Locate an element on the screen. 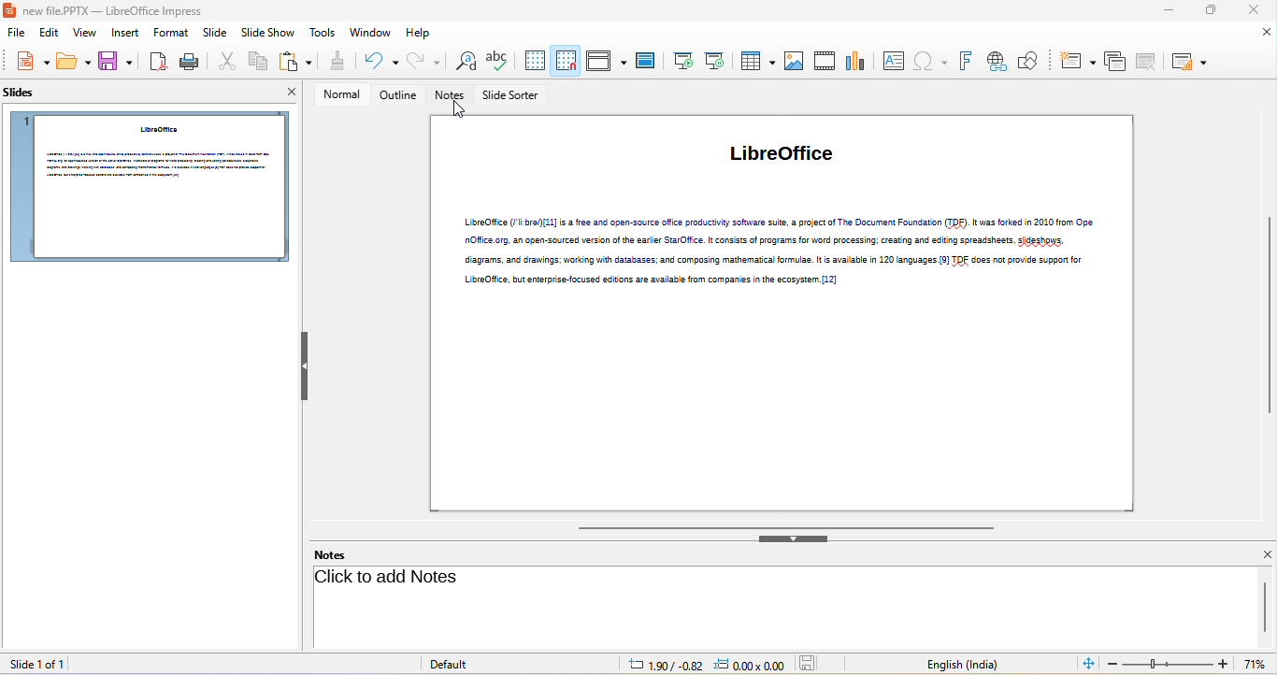 Image resolution: width=1277 pixels, height=675 pixels. open is located at coordinates (75, 63).